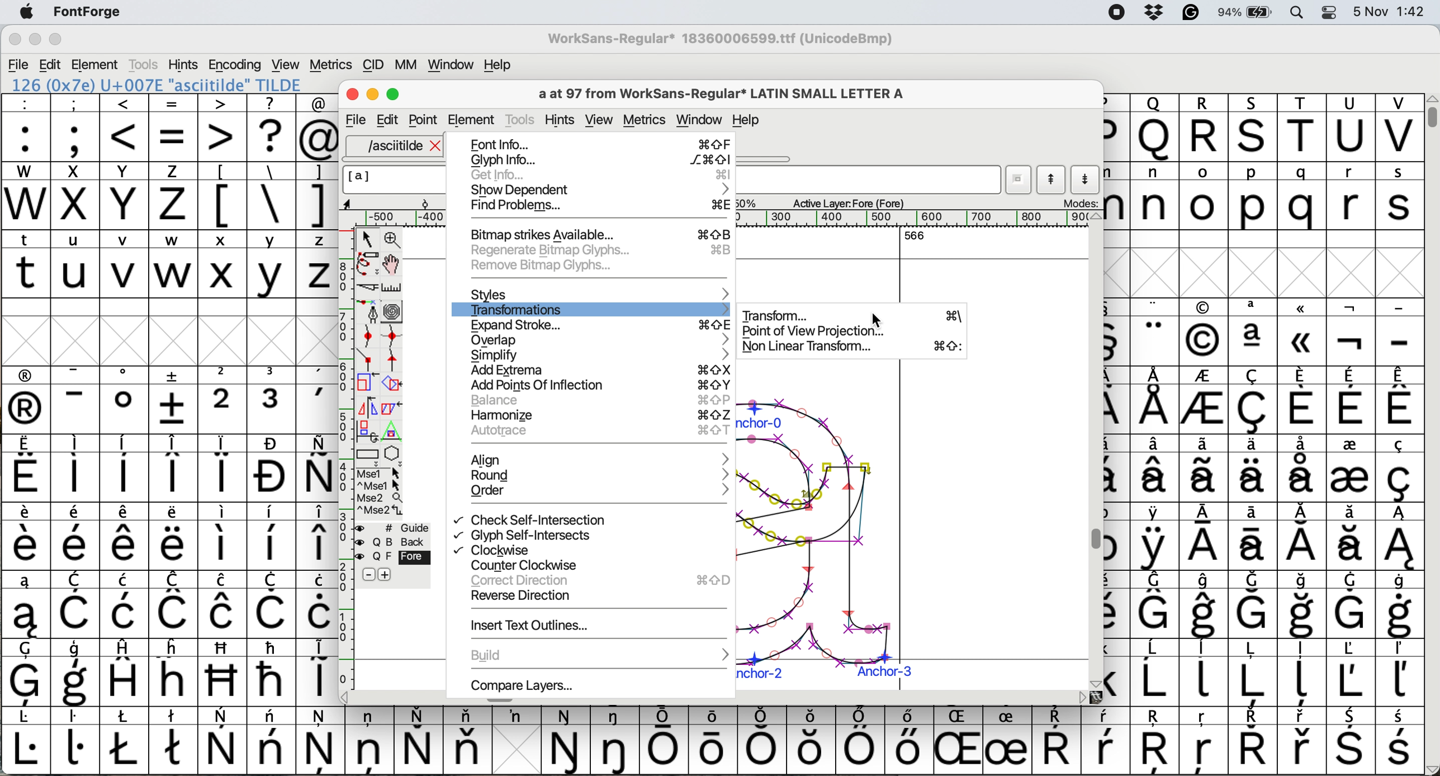 The image size is (1440, 776). Describe the element at coordinates (1087, 179) in the screenshot. I see `show next letter` at that location.